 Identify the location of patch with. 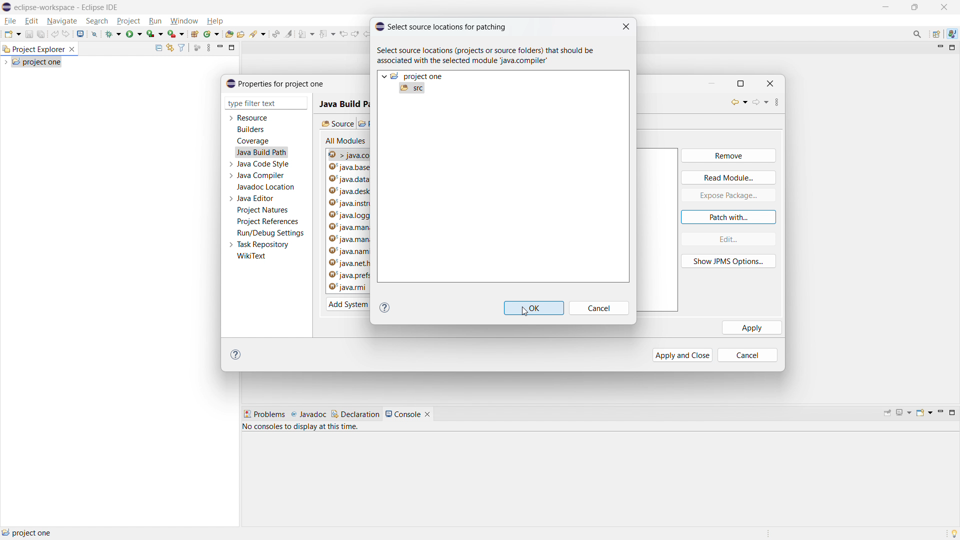
(728, 217).